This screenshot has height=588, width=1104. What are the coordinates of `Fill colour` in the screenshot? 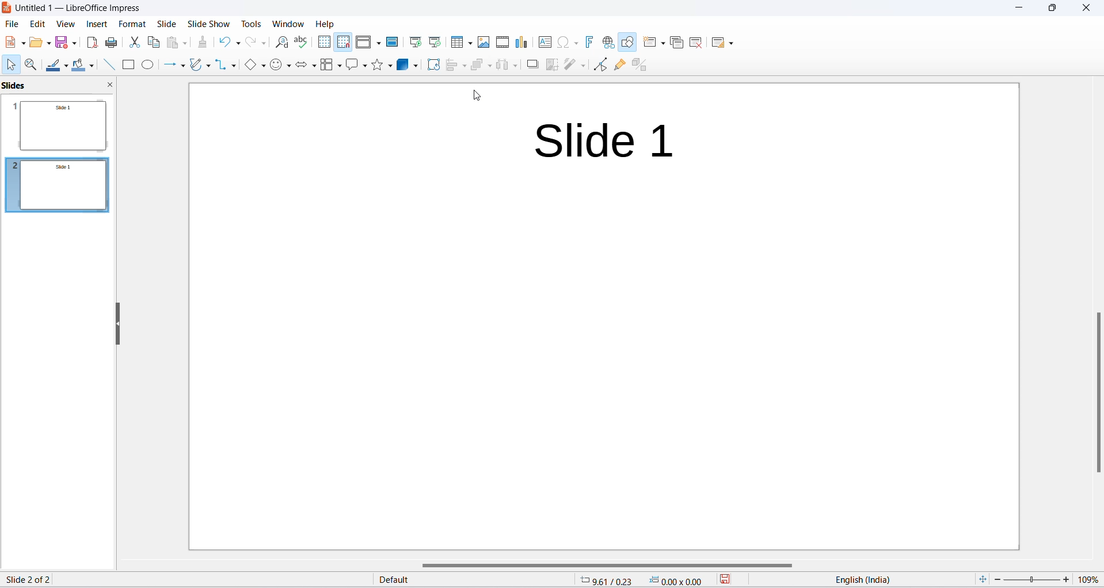 It's located at (83, 65).